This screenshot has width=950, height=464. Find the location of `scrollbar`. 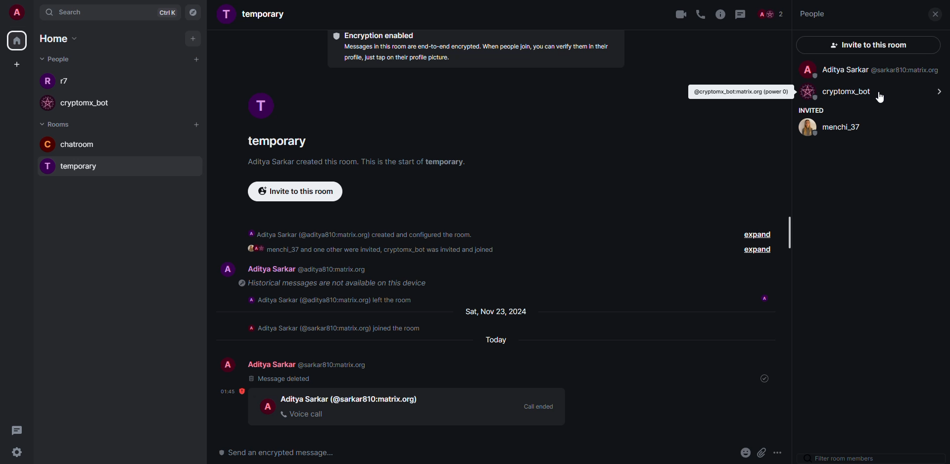

scrollbar is located at coordinates (791, 231).